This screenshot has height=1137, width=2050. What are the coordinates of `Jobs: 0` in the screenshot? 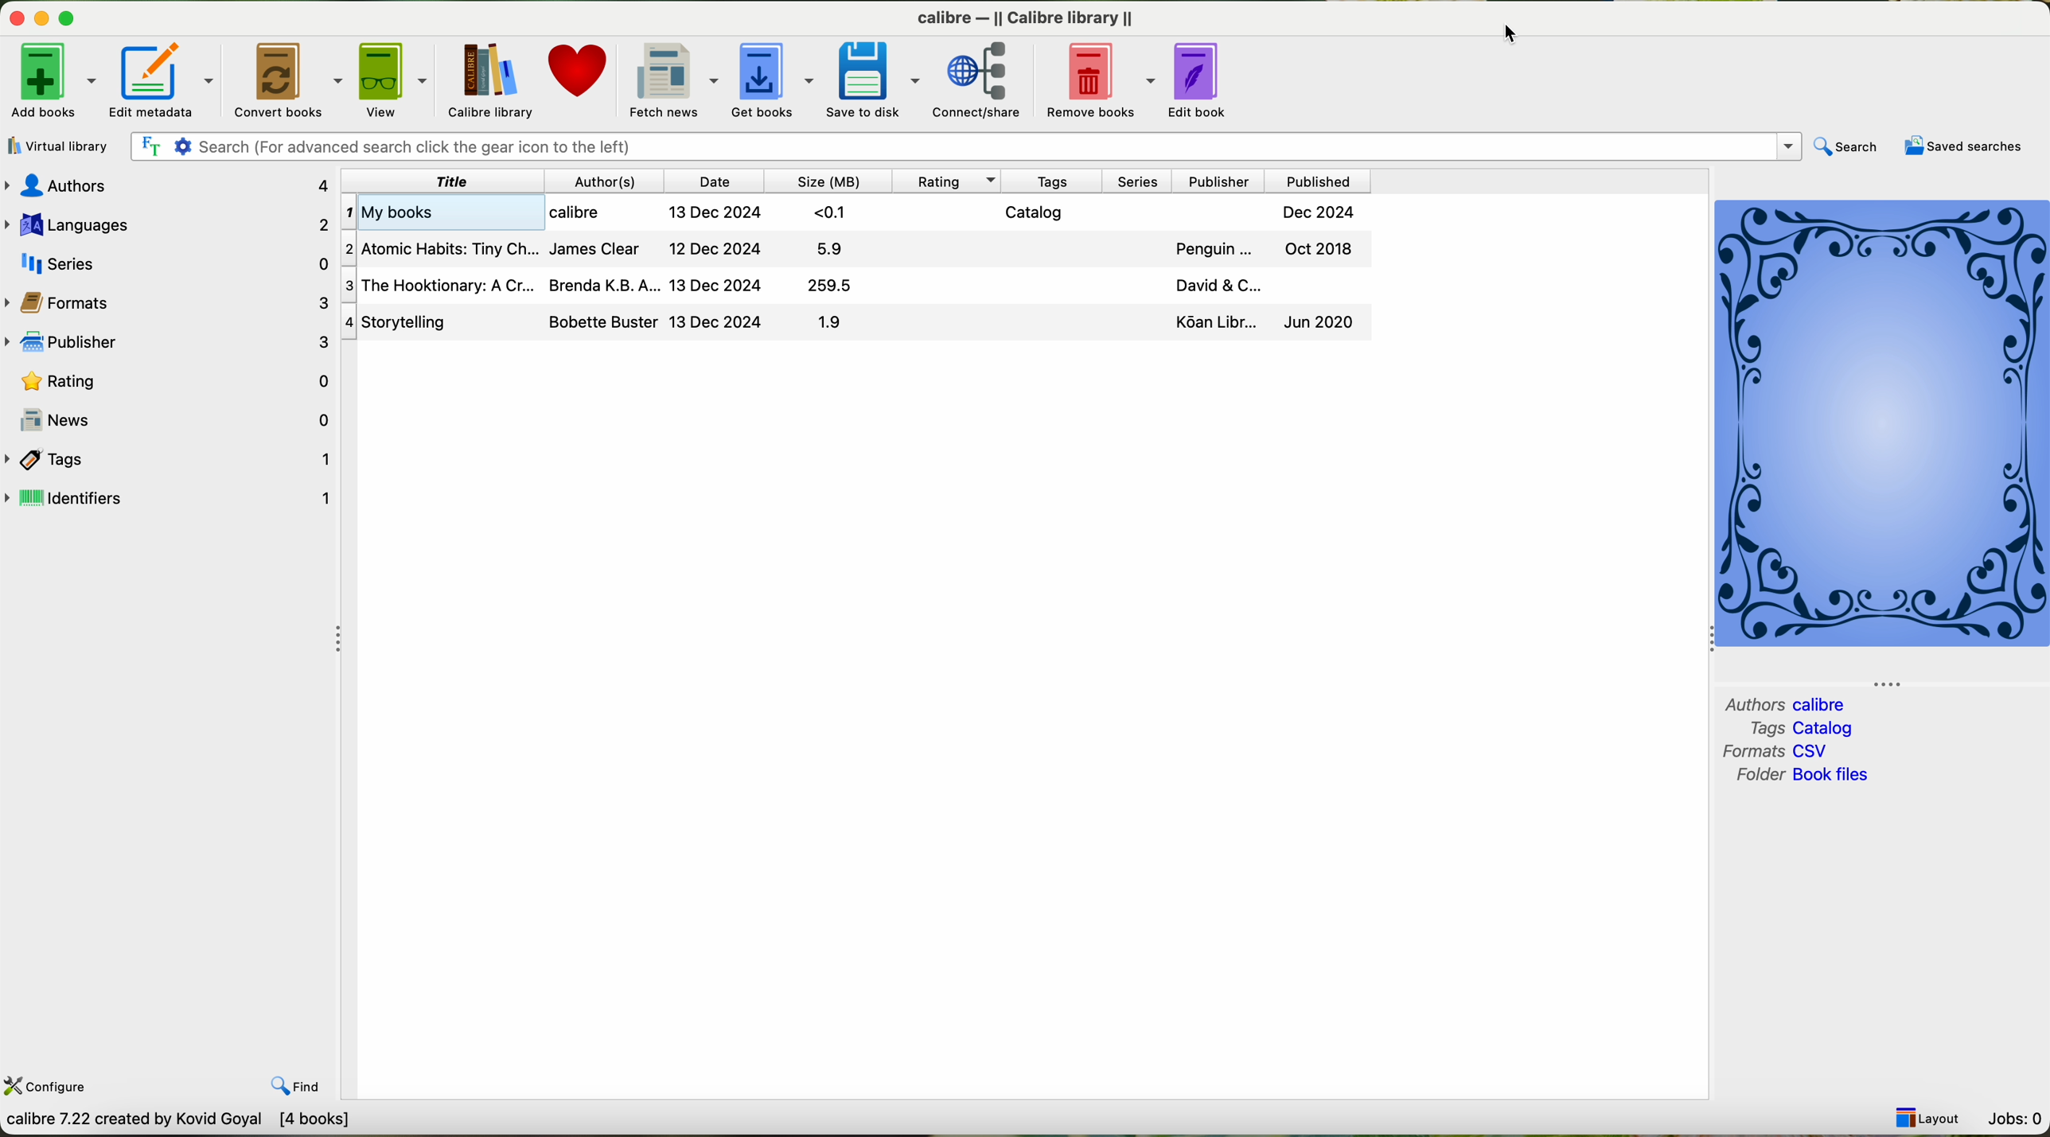 It's located at (2013, 1118).